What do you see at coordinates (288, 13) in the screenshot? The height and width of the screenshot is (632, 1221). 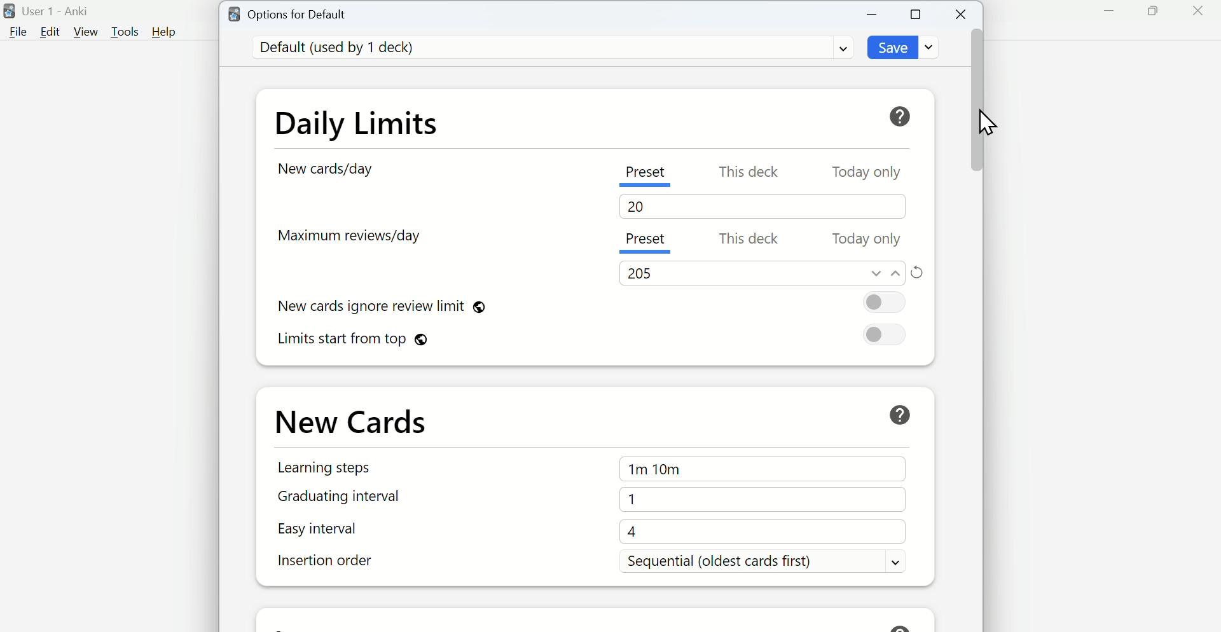 I see `Options for Default` at bounding box center [288, 13].